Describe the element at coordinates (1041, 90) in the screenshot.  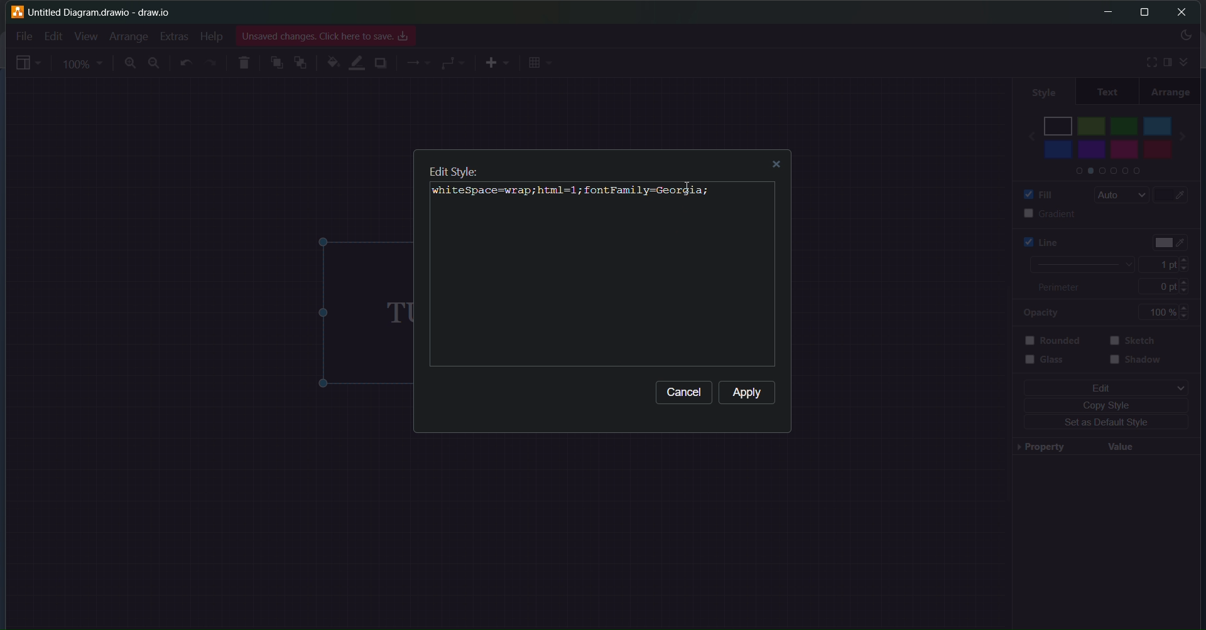
I see `style` at that location.